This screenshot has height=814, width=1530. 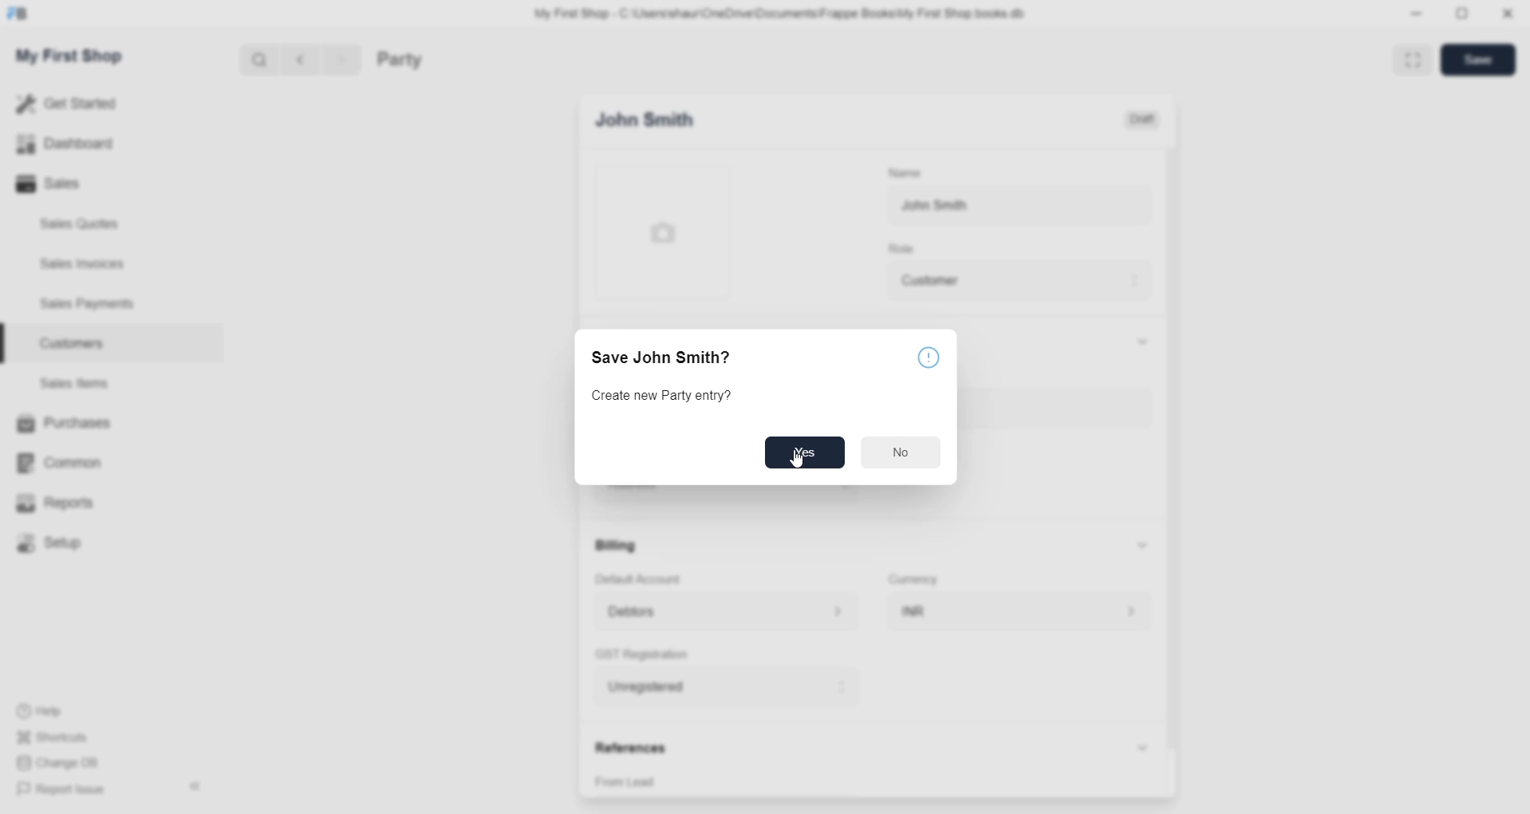 I want to click on Reports, so click(x=54, y=503).